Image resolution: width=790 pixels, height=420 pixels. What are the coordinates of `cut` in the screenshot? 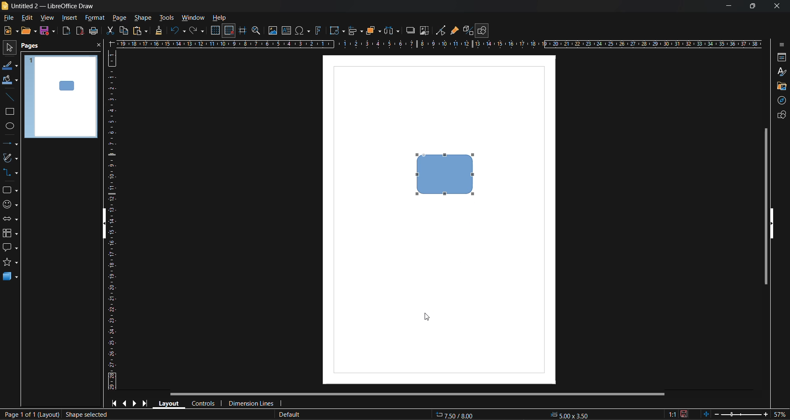 It's located at (111, 31).